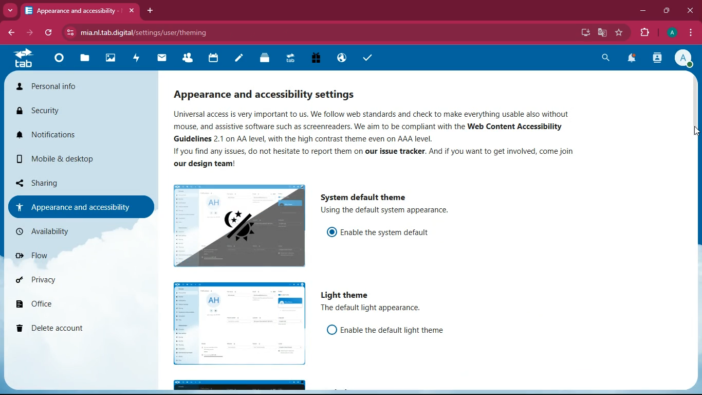 The width and height of the screenshot is (702, 395). I want to click on favourite, so click(619, 32).